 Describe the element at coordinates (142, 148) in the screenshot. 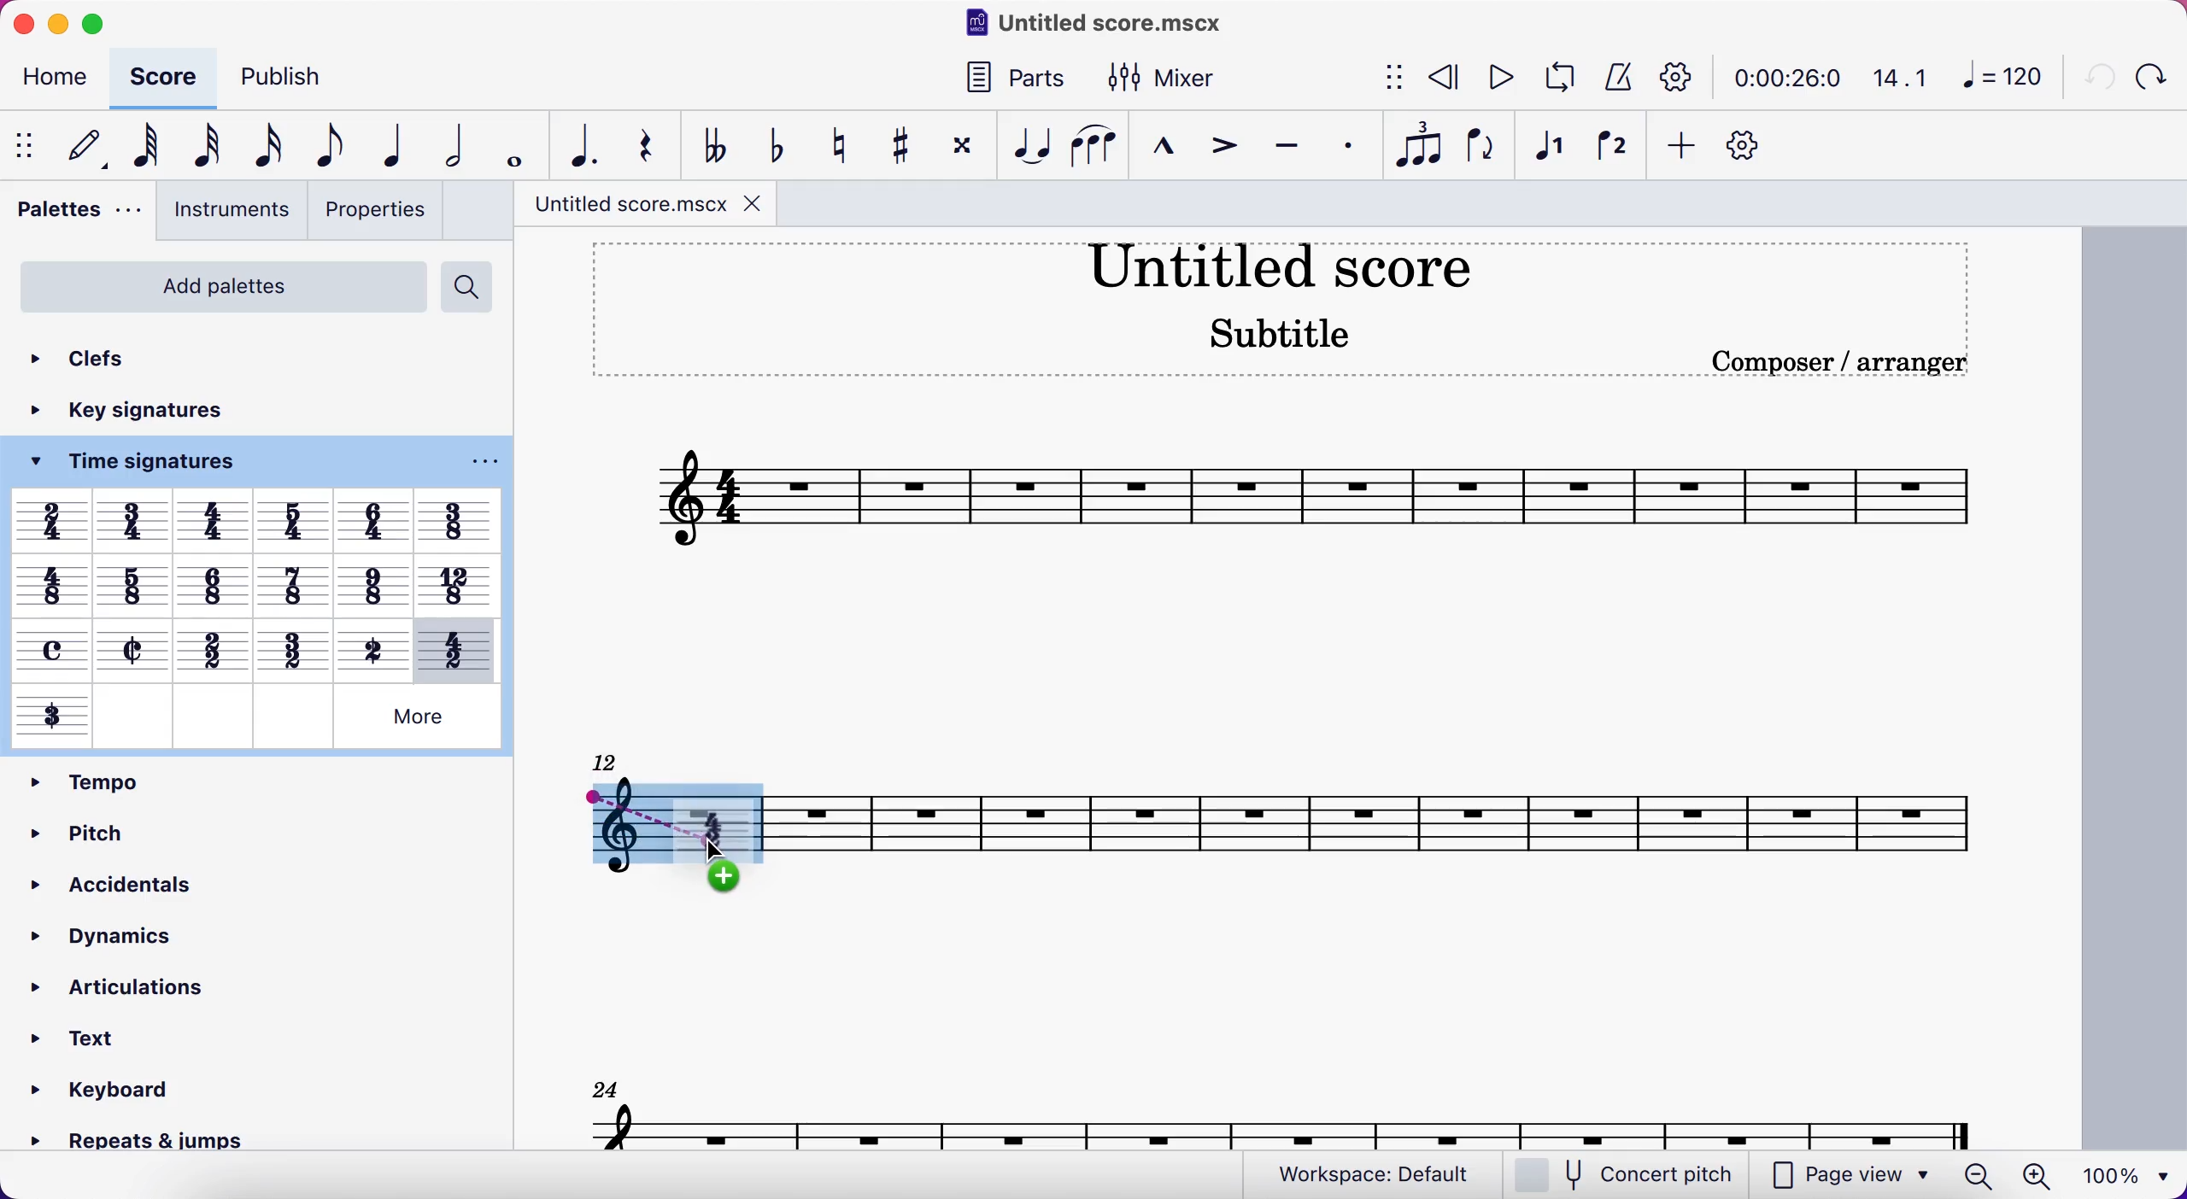

I see `64th note` at that location.